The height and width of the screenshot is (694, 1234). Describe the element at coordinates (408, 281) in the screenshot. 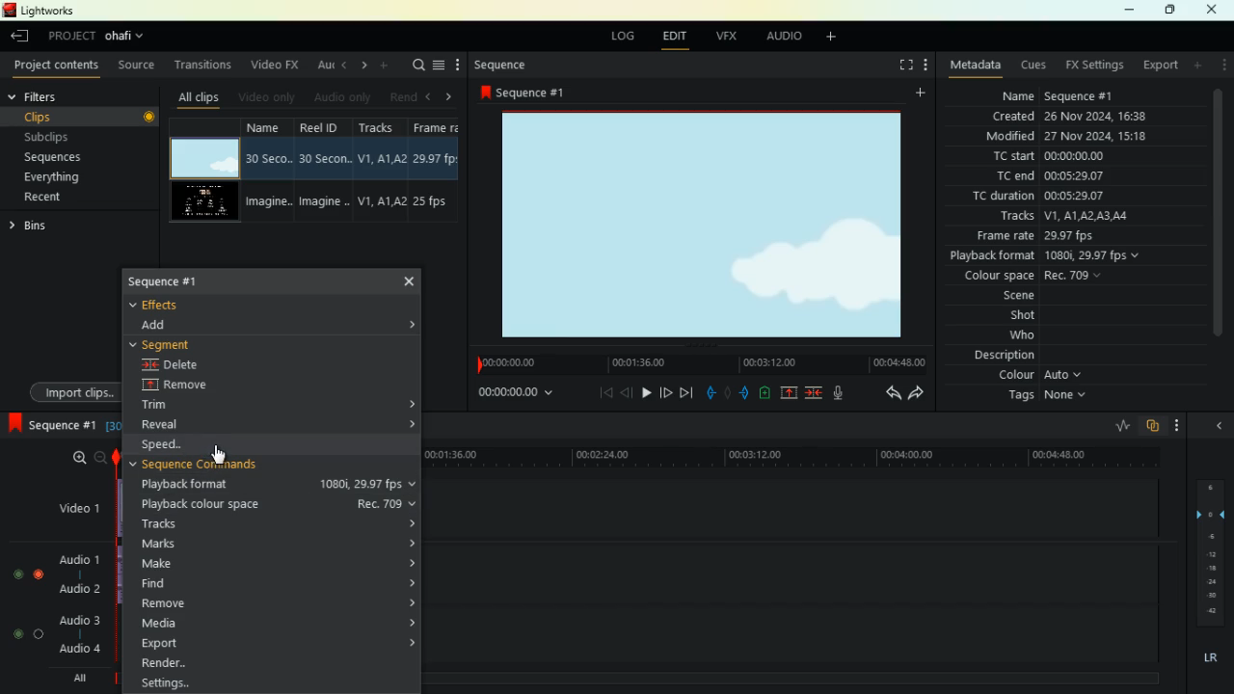

I see `Close` at that location.